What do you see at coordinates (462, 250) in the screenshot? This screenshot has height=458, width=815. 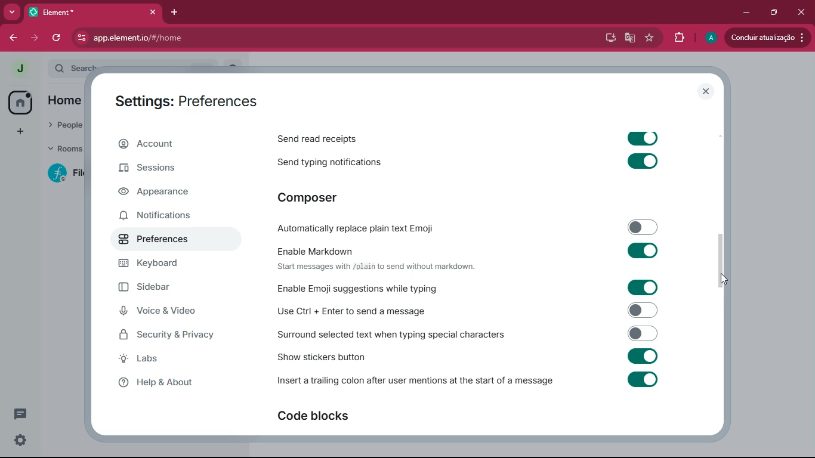 I see `Enable Markdown` at bounding box center [462, 250].